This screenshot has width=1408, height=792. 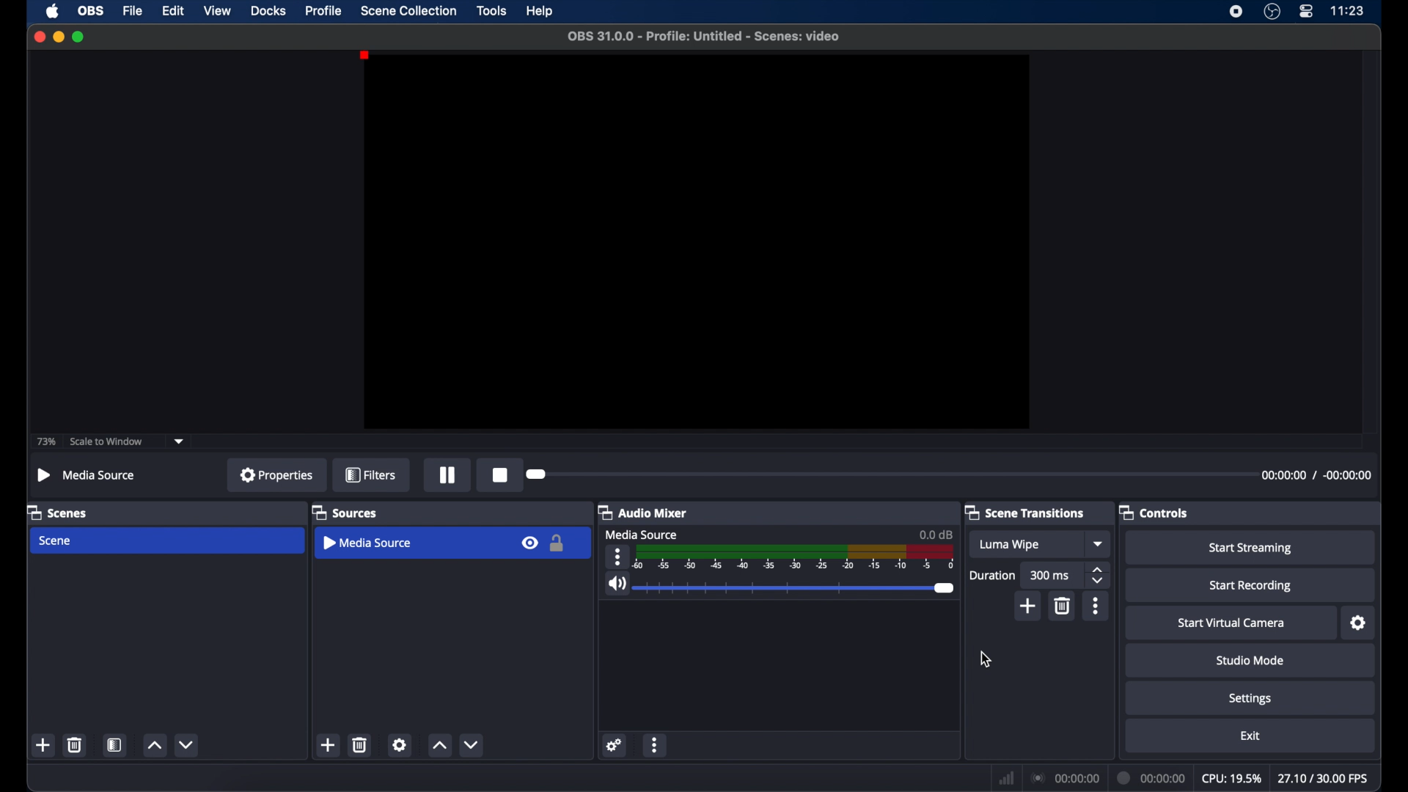 What do you see at coordinates (1316, 475) in the screenshot?
I see `timestamp` at bounding box center [1316, 475].